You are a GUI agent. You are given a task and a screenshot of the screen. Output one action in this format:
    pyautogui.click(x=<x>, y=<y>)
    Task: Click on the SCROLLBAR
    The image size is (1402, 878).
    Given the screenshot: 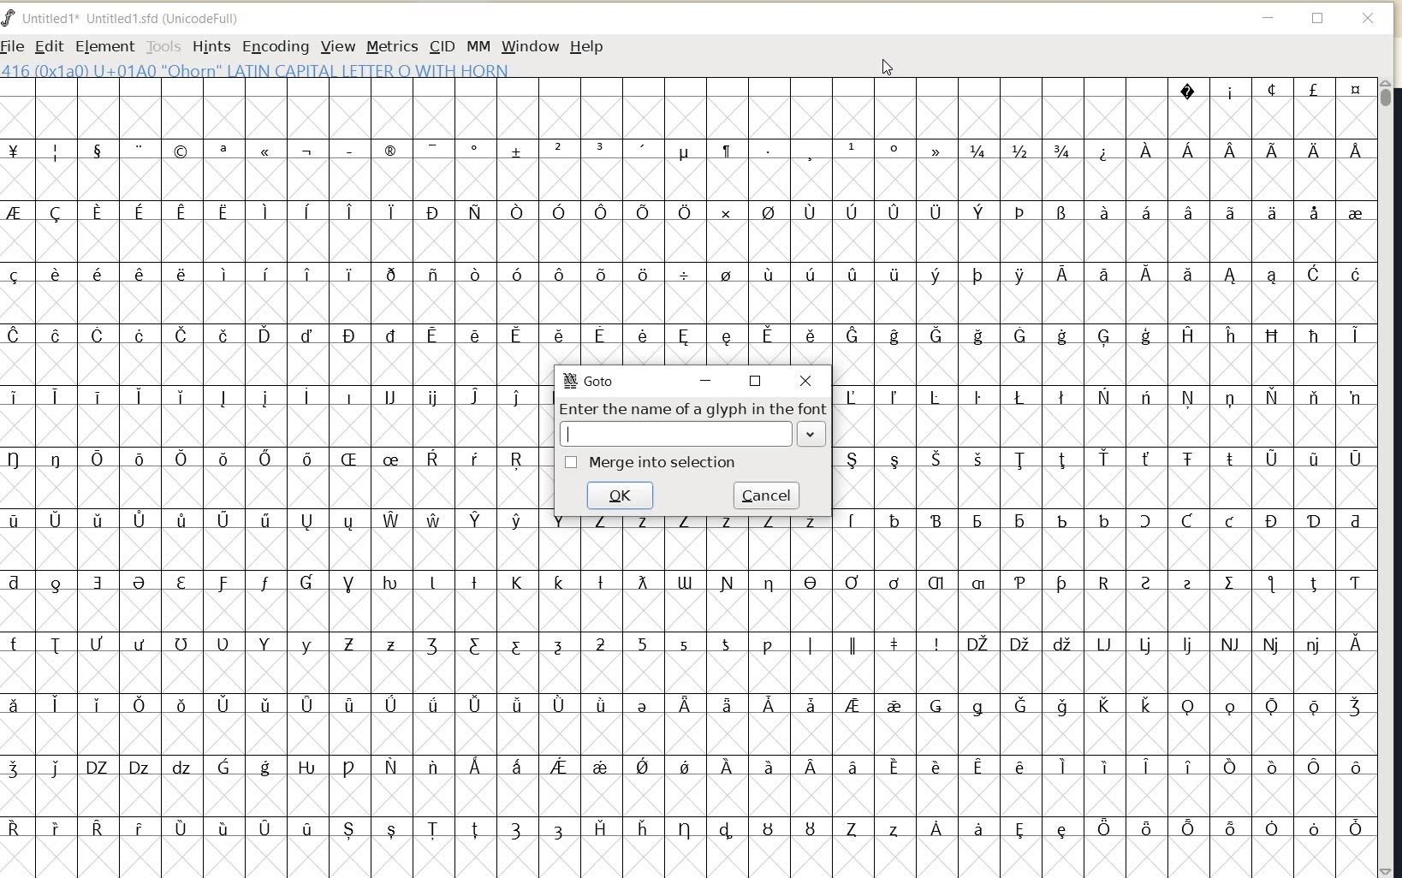 What is the action you would take?
    pyautogui.click(x=1388, y=478)
    